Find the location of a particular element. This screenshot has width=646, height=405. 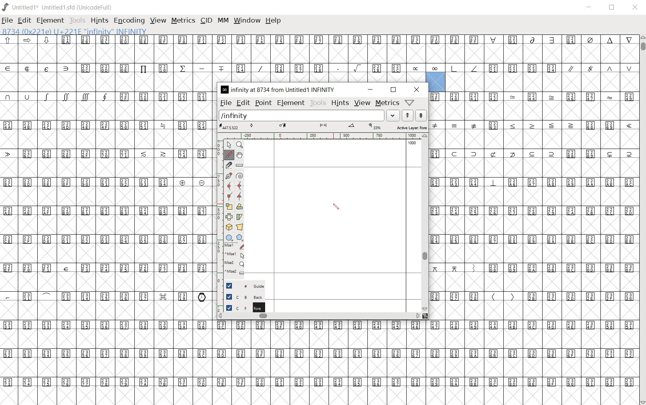

empty glyph slots is located at coordinates (318, 53).